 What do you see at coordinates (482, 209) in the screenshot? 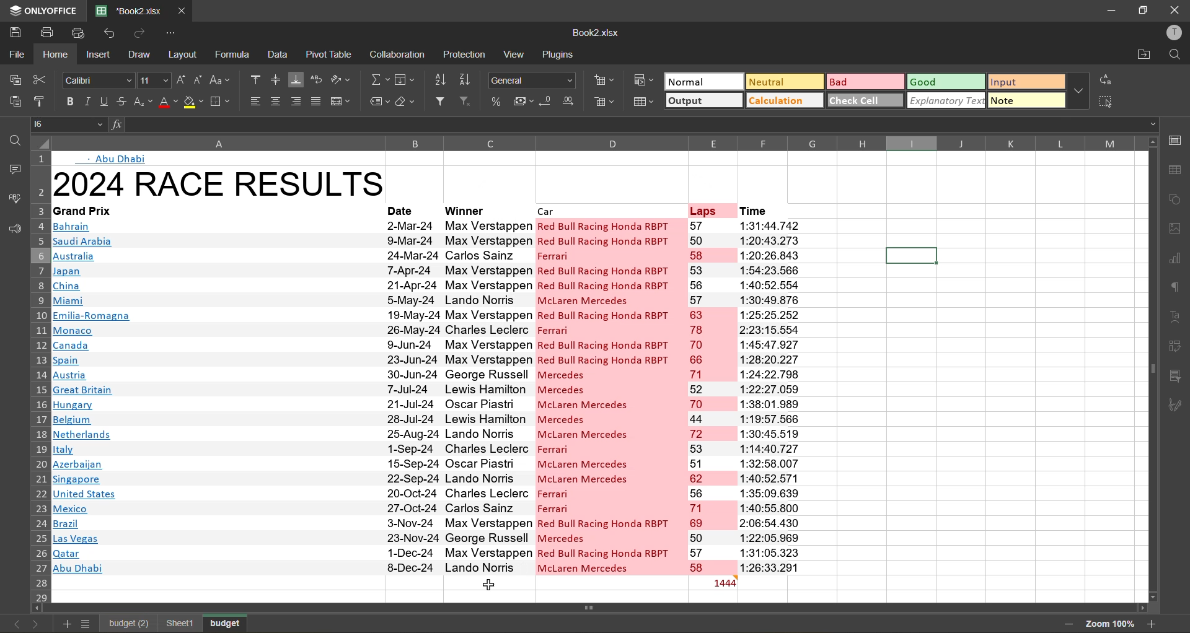
I see `winner` at bounding box center [482, 209].